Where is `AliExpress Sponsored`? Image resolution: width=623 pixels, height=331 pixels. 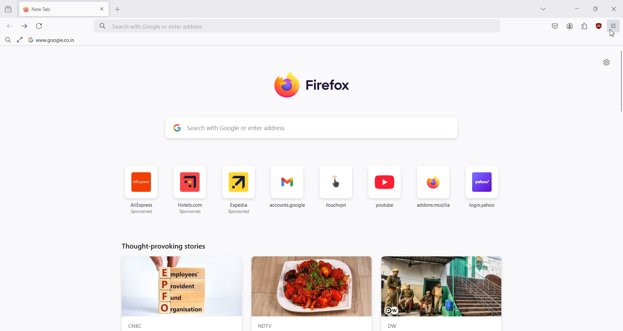
AliExpress Sponsored is located at coordinates (141, 190).